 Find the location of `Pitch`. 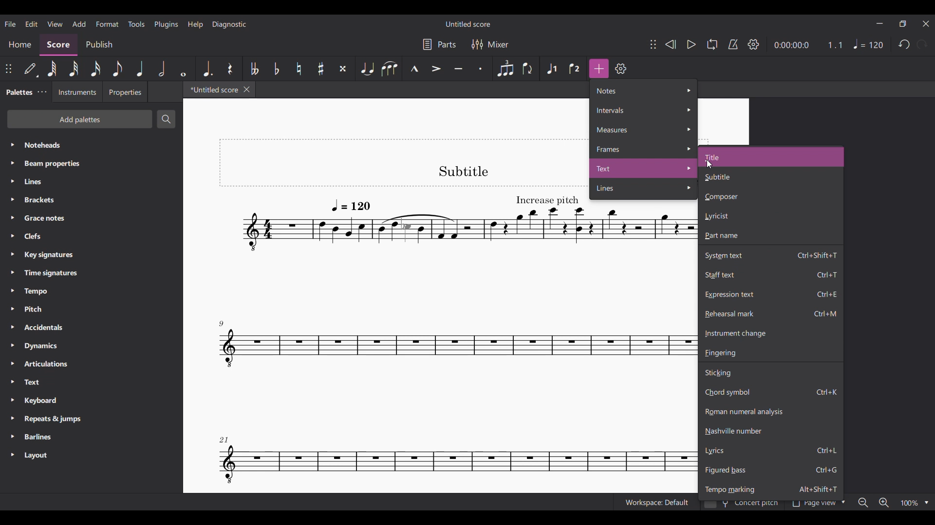

Pitch is located at coordinates (92, 309).